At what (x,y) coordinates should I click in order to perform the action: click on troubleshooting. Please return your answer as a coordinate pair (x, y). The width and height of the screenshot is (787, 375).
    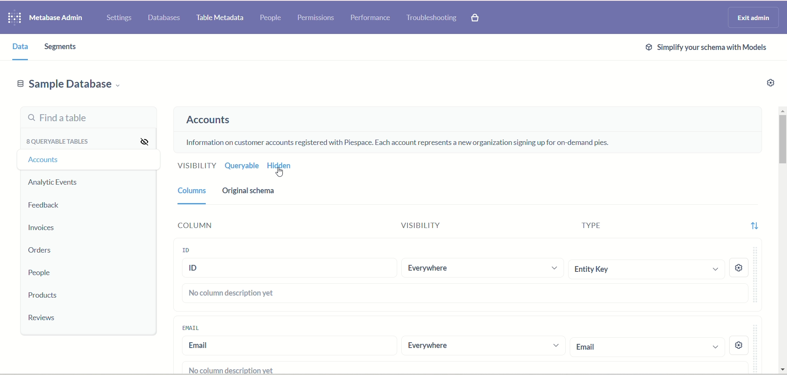
    Looking at the image, I should click on (434, 19).